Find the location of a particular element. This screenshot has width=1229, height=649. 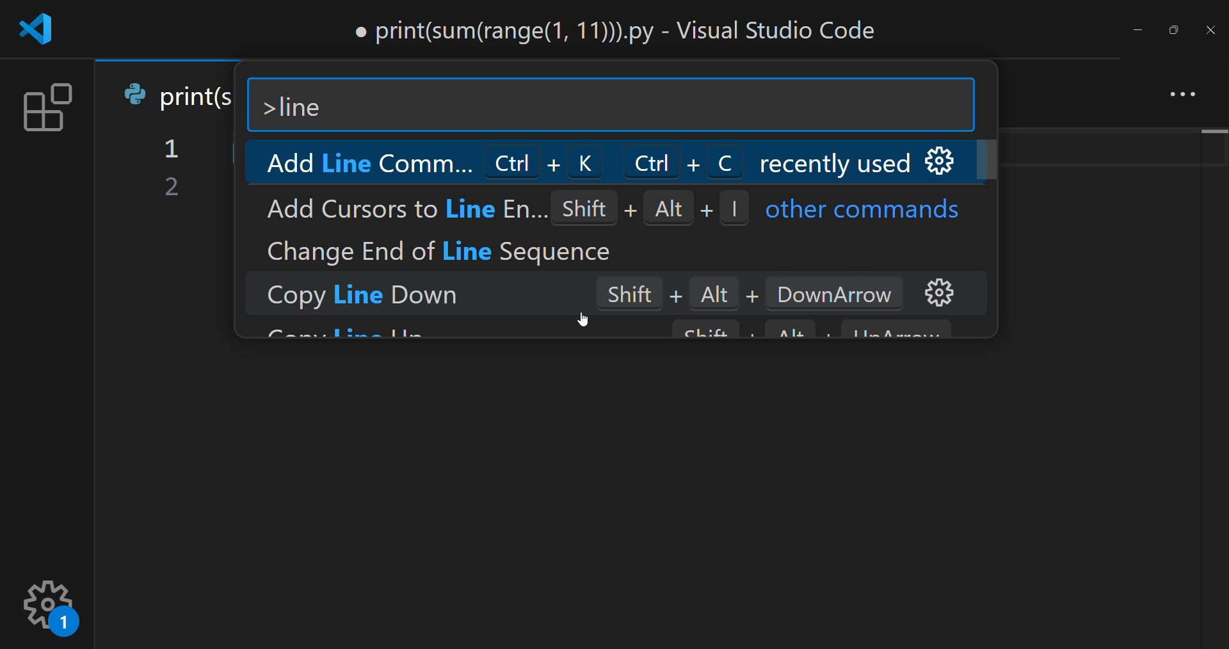

1 is located at coordinates (173, 150).